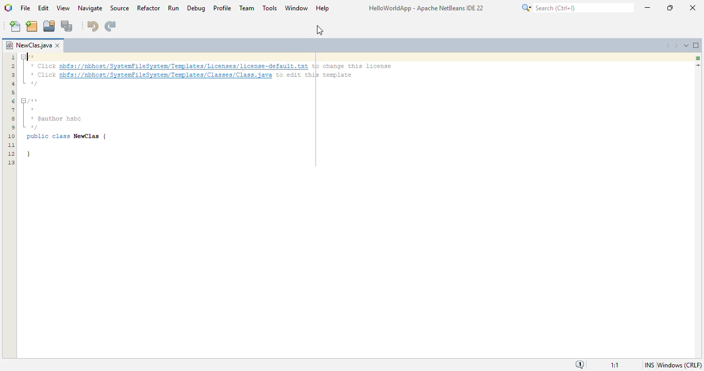 This screenshot has width=704, height=371. I want to click on debug, so click(197, 8).